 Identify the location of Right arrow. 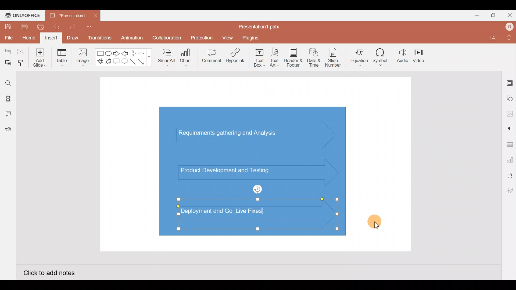
(116, 54).